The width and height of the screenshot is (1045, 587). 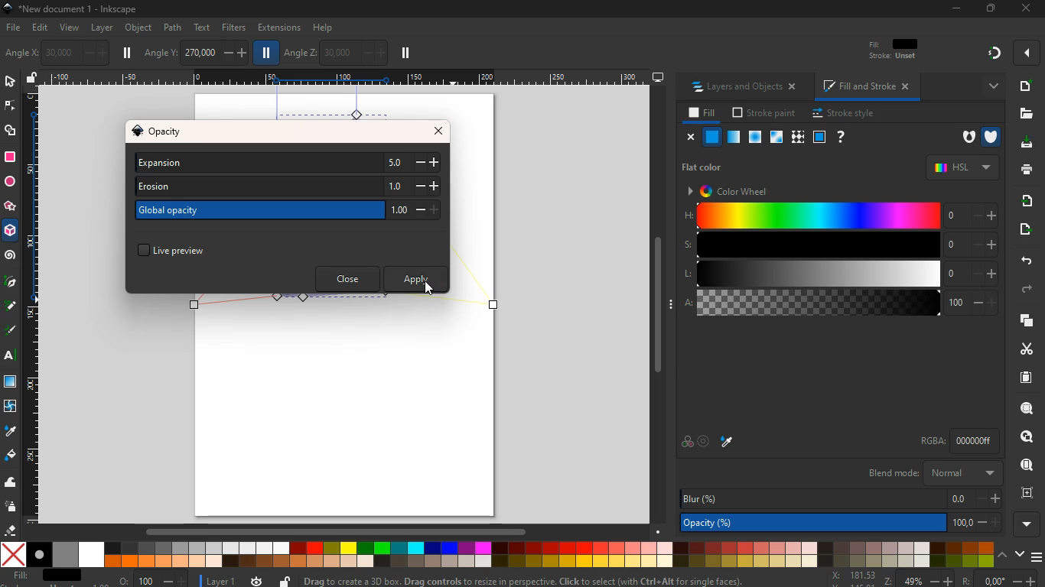 I want to click on Scale, so click(x=33, y=306).